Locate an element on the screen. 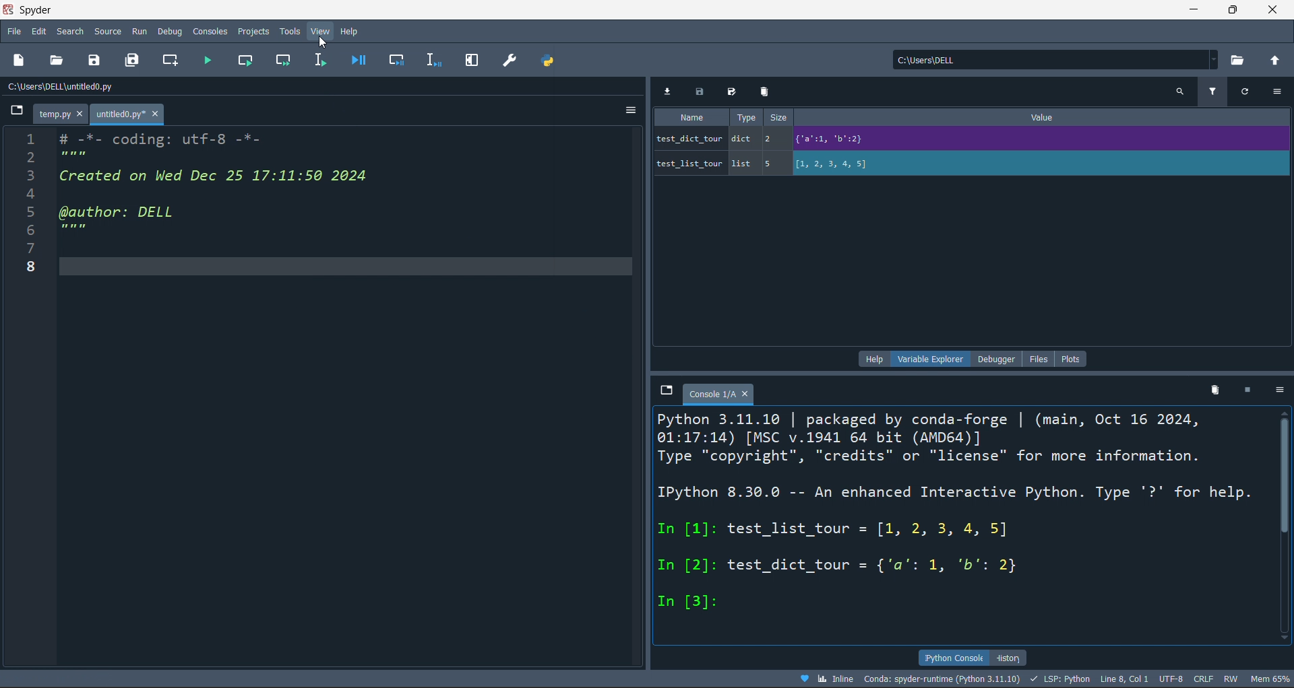 Image resolution: width=1294 pixels, height=688 pixels. value is located at coordinates (1044, 116).